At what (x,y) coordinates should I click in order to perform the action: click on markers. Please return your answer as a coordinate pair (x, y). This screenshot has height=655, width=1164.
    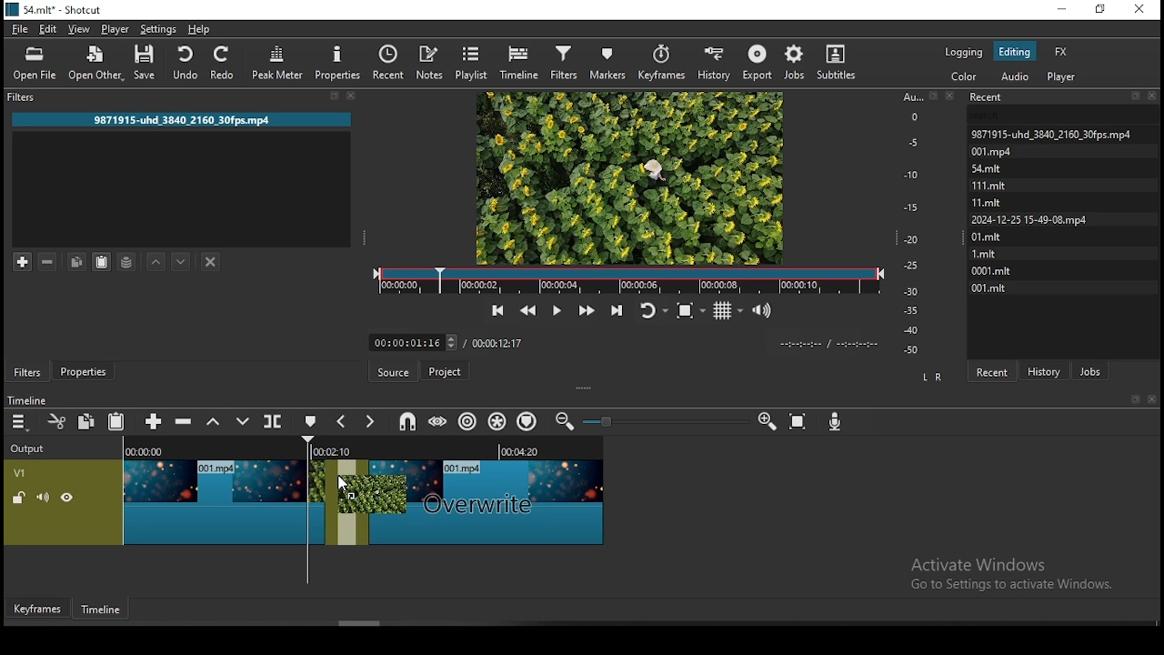
    Looking at the image, I should click on (607, 62).